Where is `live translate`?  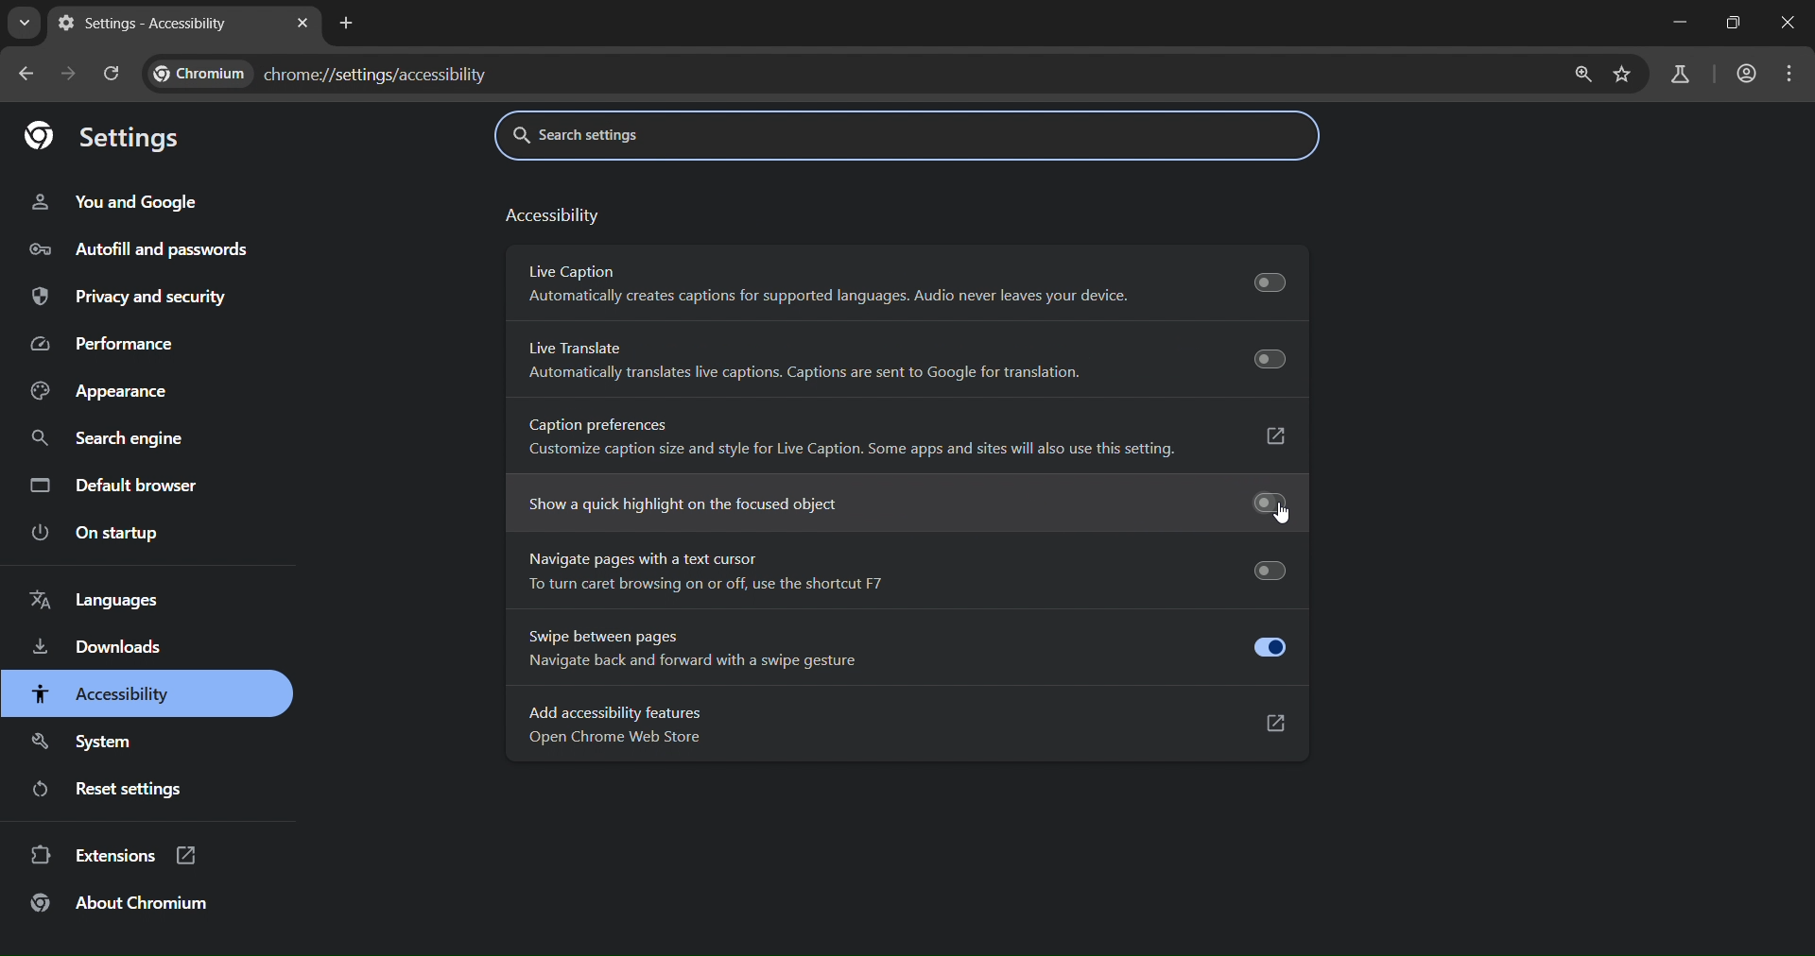
live translate is located at coordinates (813, 363).